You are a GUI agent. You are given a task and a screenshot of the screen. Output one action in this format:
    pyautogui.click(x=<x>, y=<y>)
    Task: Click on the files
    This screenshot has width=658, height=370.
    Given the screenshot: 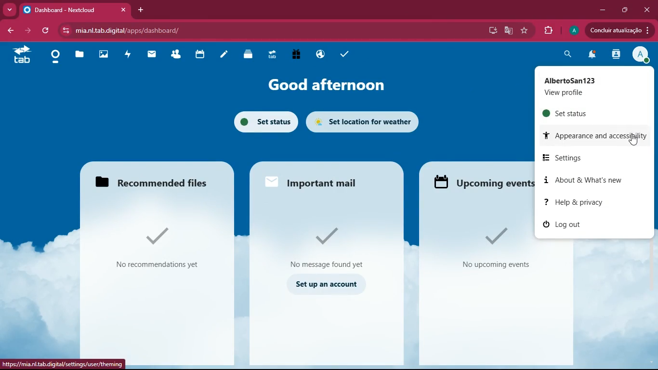 What is the action you would take?
    pyautogui.click(x=82, y=55)
    